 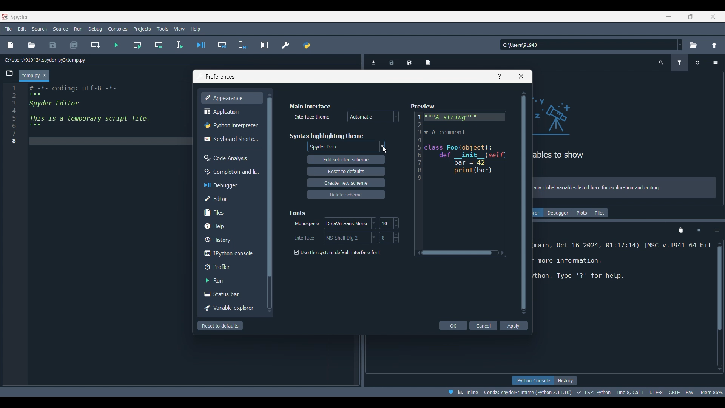 I want to click on Browse tabs, so click(x=10, y=73).